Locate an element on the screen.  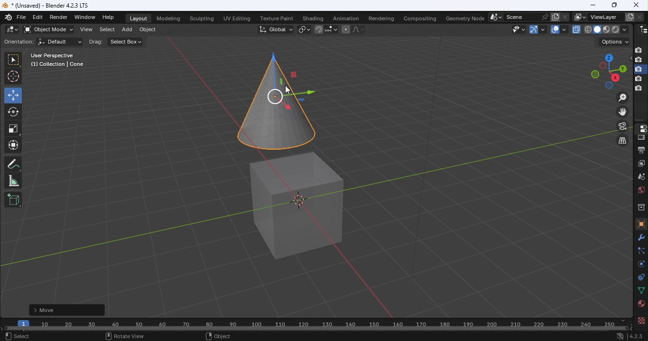
Animation is located at coordinates (343, 18).